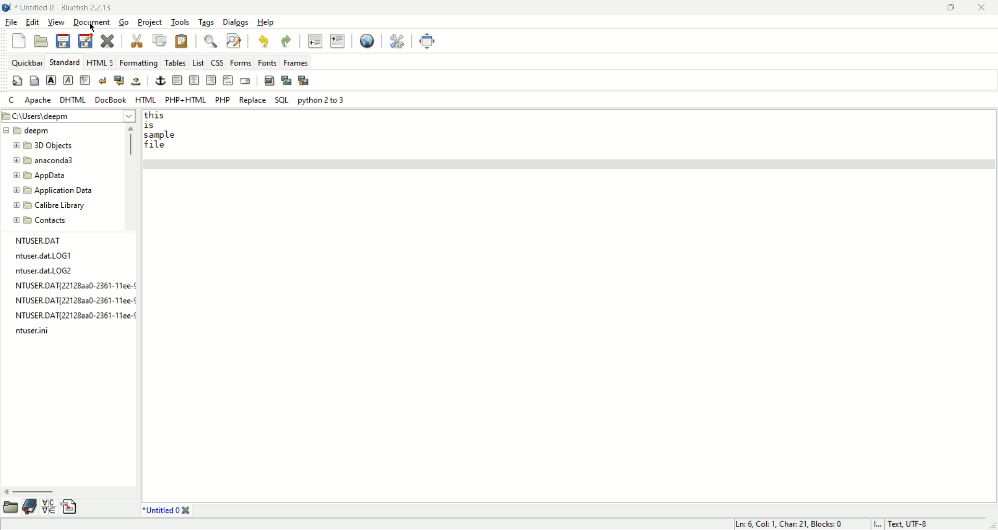  What do you see at coordinates (48, 160) in the screenshot?
I see `anaconda` at bounding box center [48, 160].